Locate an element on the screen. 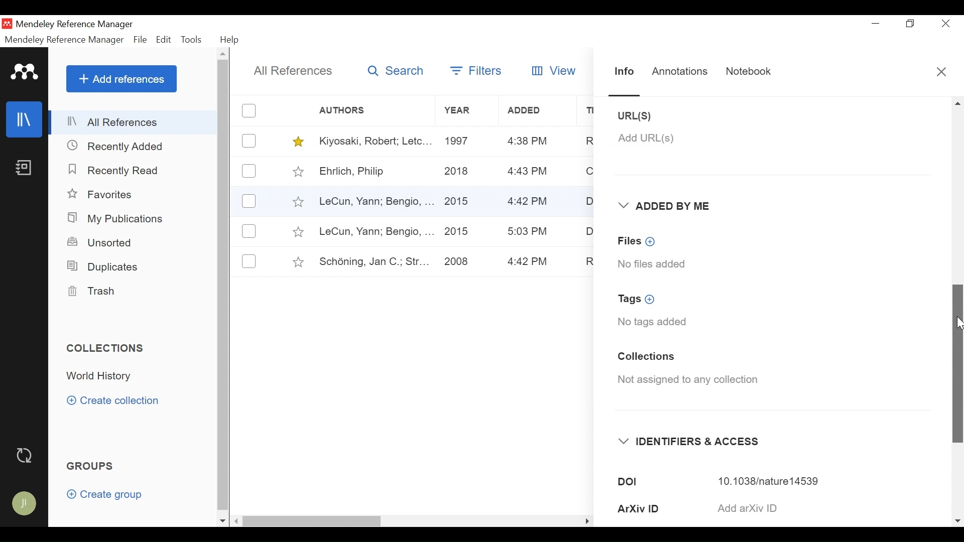 The image size is (964, 542). 4:42 PM is located at coordinates (529, 262).